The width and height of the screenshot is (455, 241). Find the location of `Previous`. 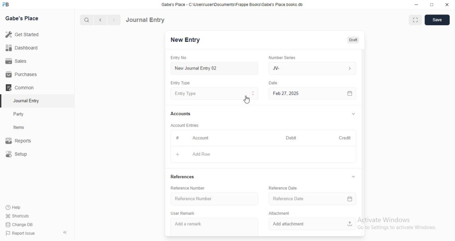

Previous is located at coordinates (101, 20).